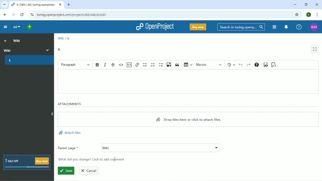 The width and height of the screenshot is (322, 181). I want to click on k, so click(28, 61).